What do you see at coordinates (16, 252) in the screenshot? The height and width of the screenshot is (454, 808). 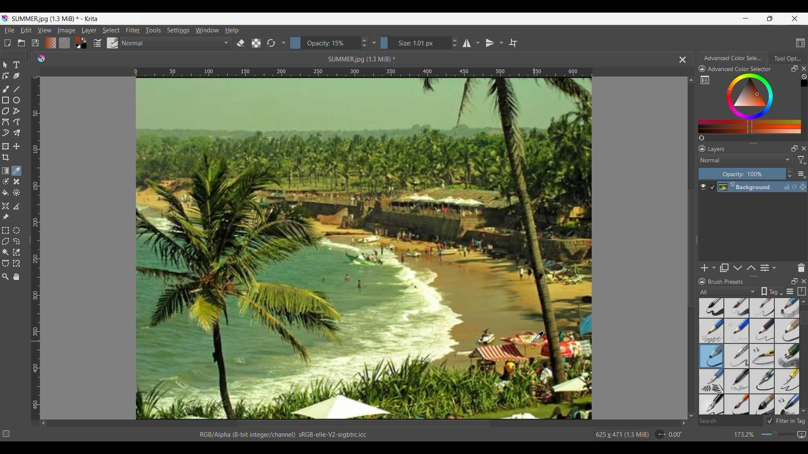 I see `Similar color selection tool` at bounding box center [16, 252].